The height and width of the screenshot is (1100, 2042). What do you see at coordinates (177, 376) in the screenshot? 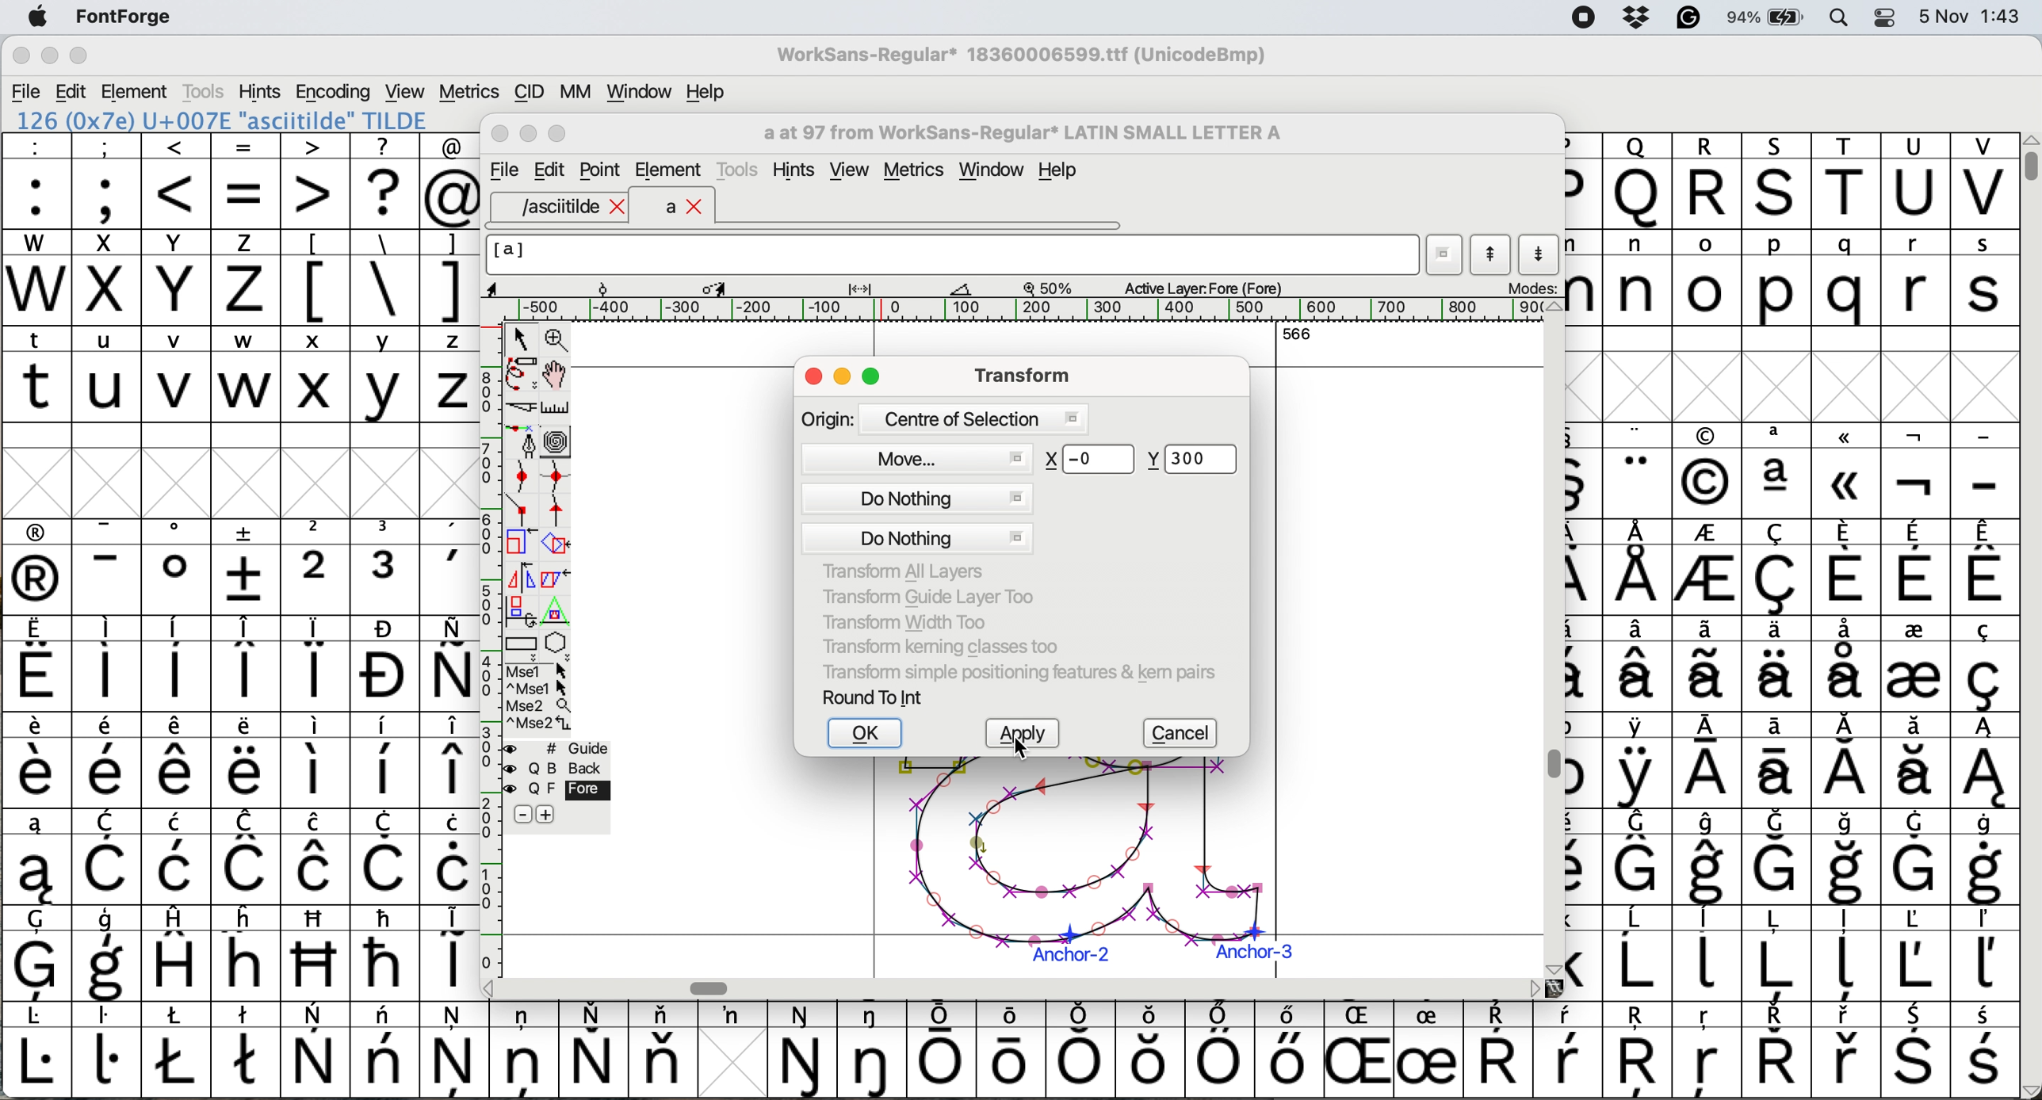
I see `v` at bounding box center [177, 376].